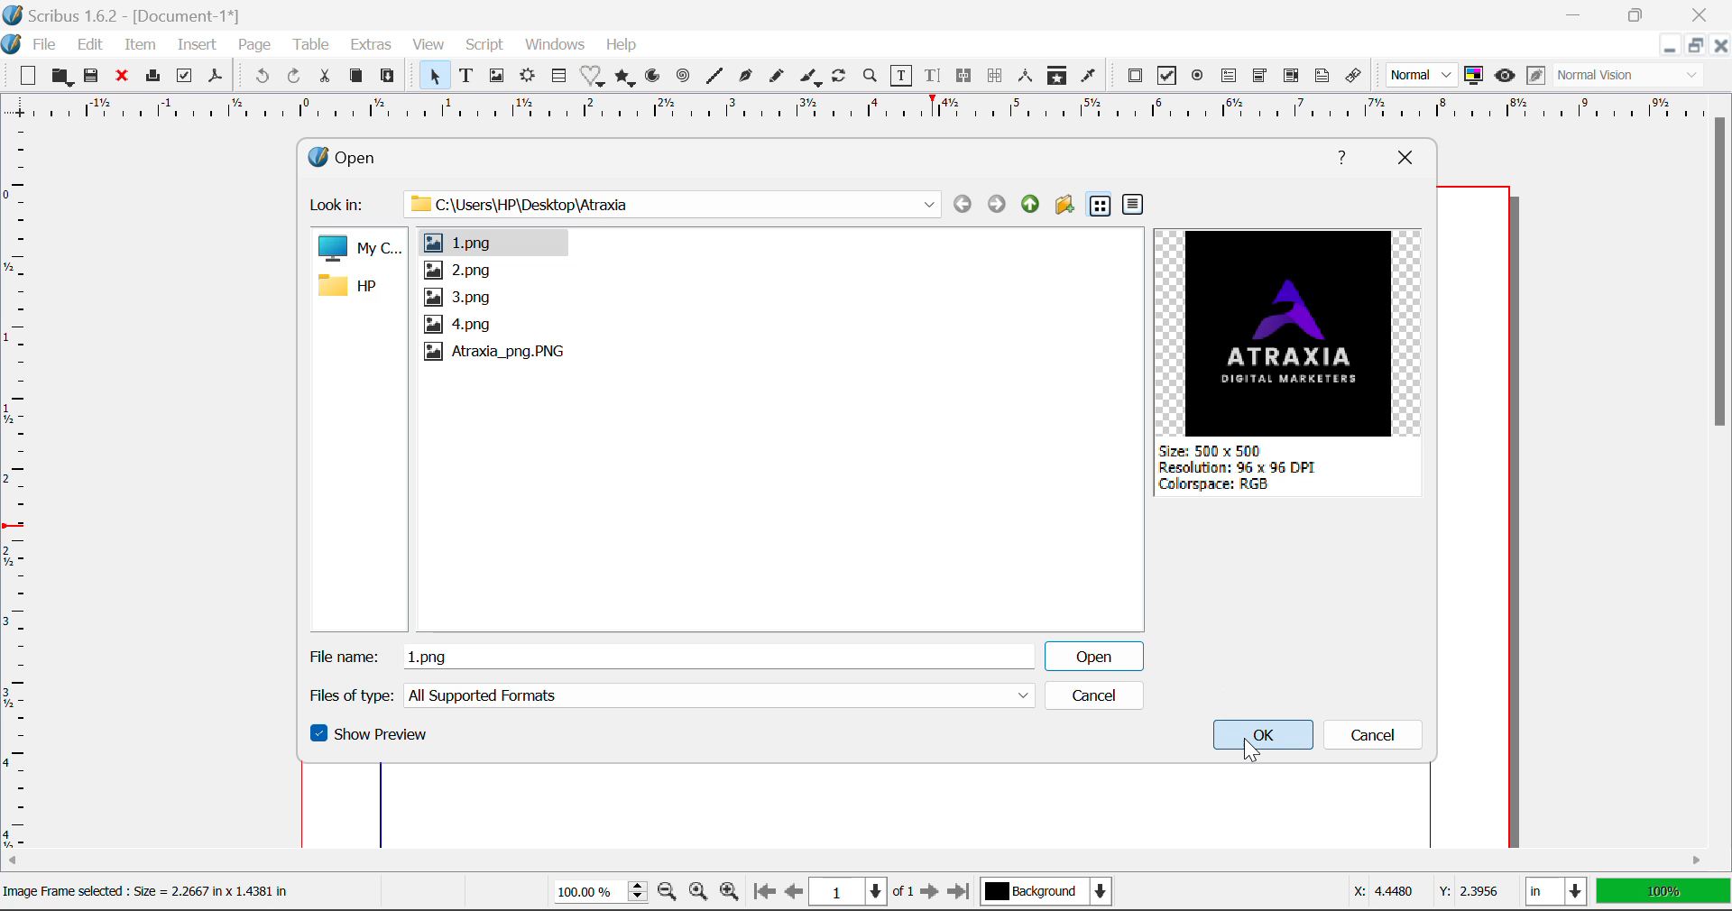 Image resolution: width=1732 pixels, height=911 pixels. I want to click on Calligraphic Curve, so click(811, 79).